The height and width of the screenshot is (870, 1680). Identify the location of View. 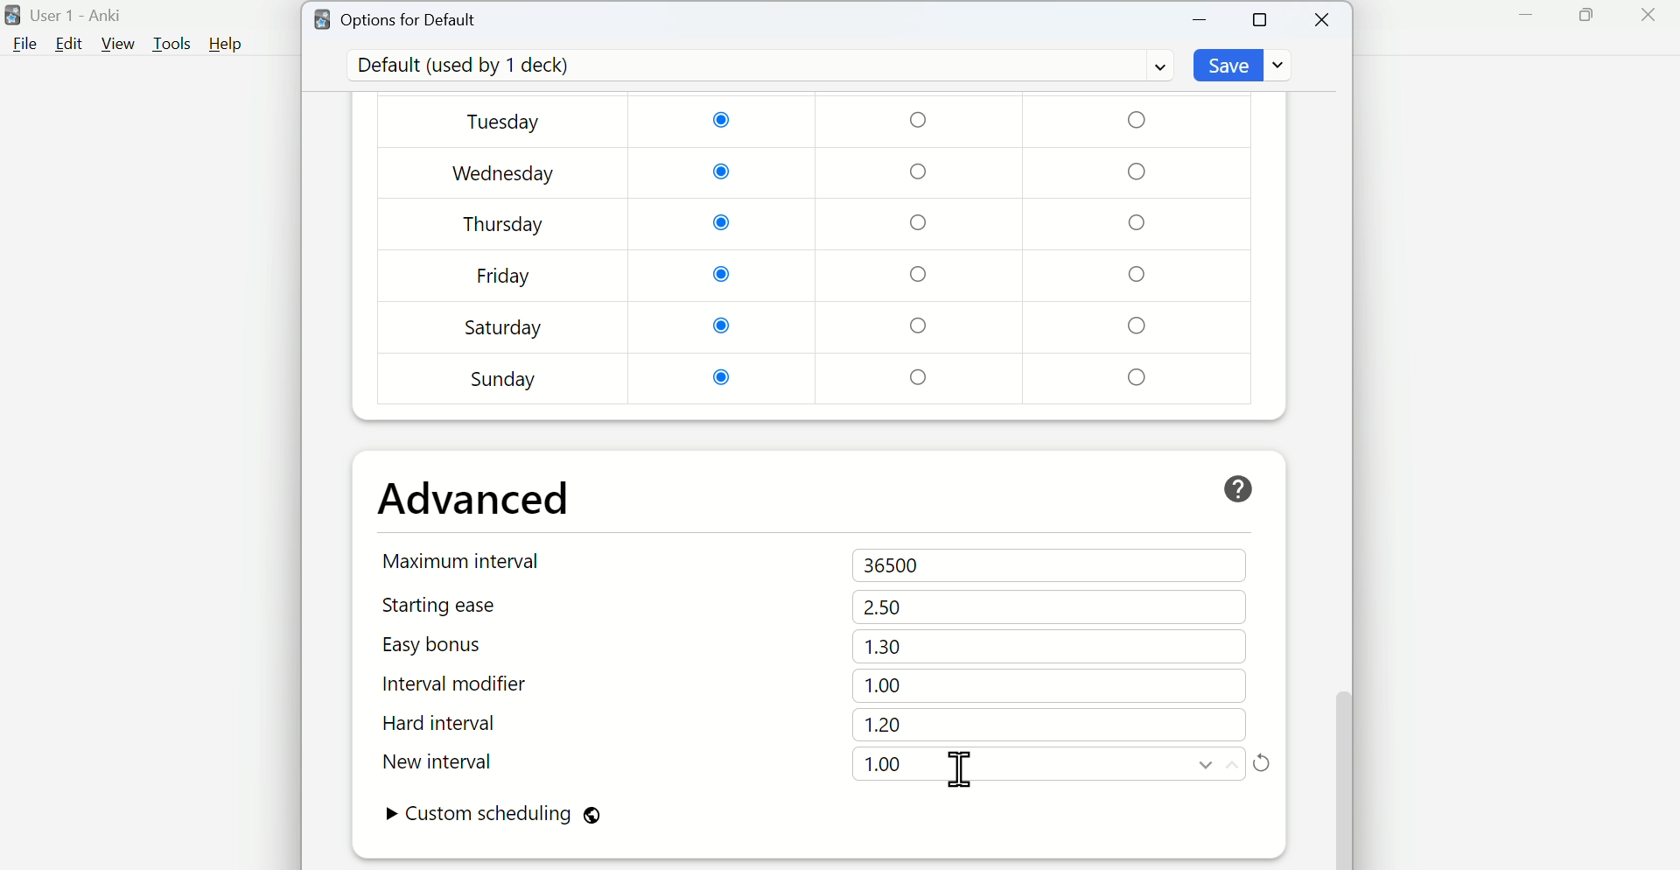
(118, 44).